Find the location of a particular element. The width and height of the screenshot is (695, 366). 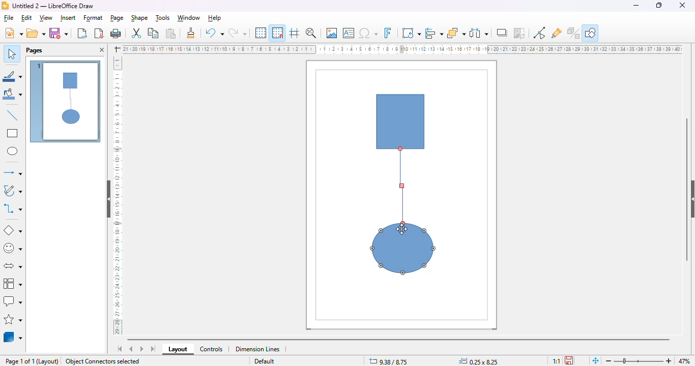

flowchart is located at coordinates (13, 283).